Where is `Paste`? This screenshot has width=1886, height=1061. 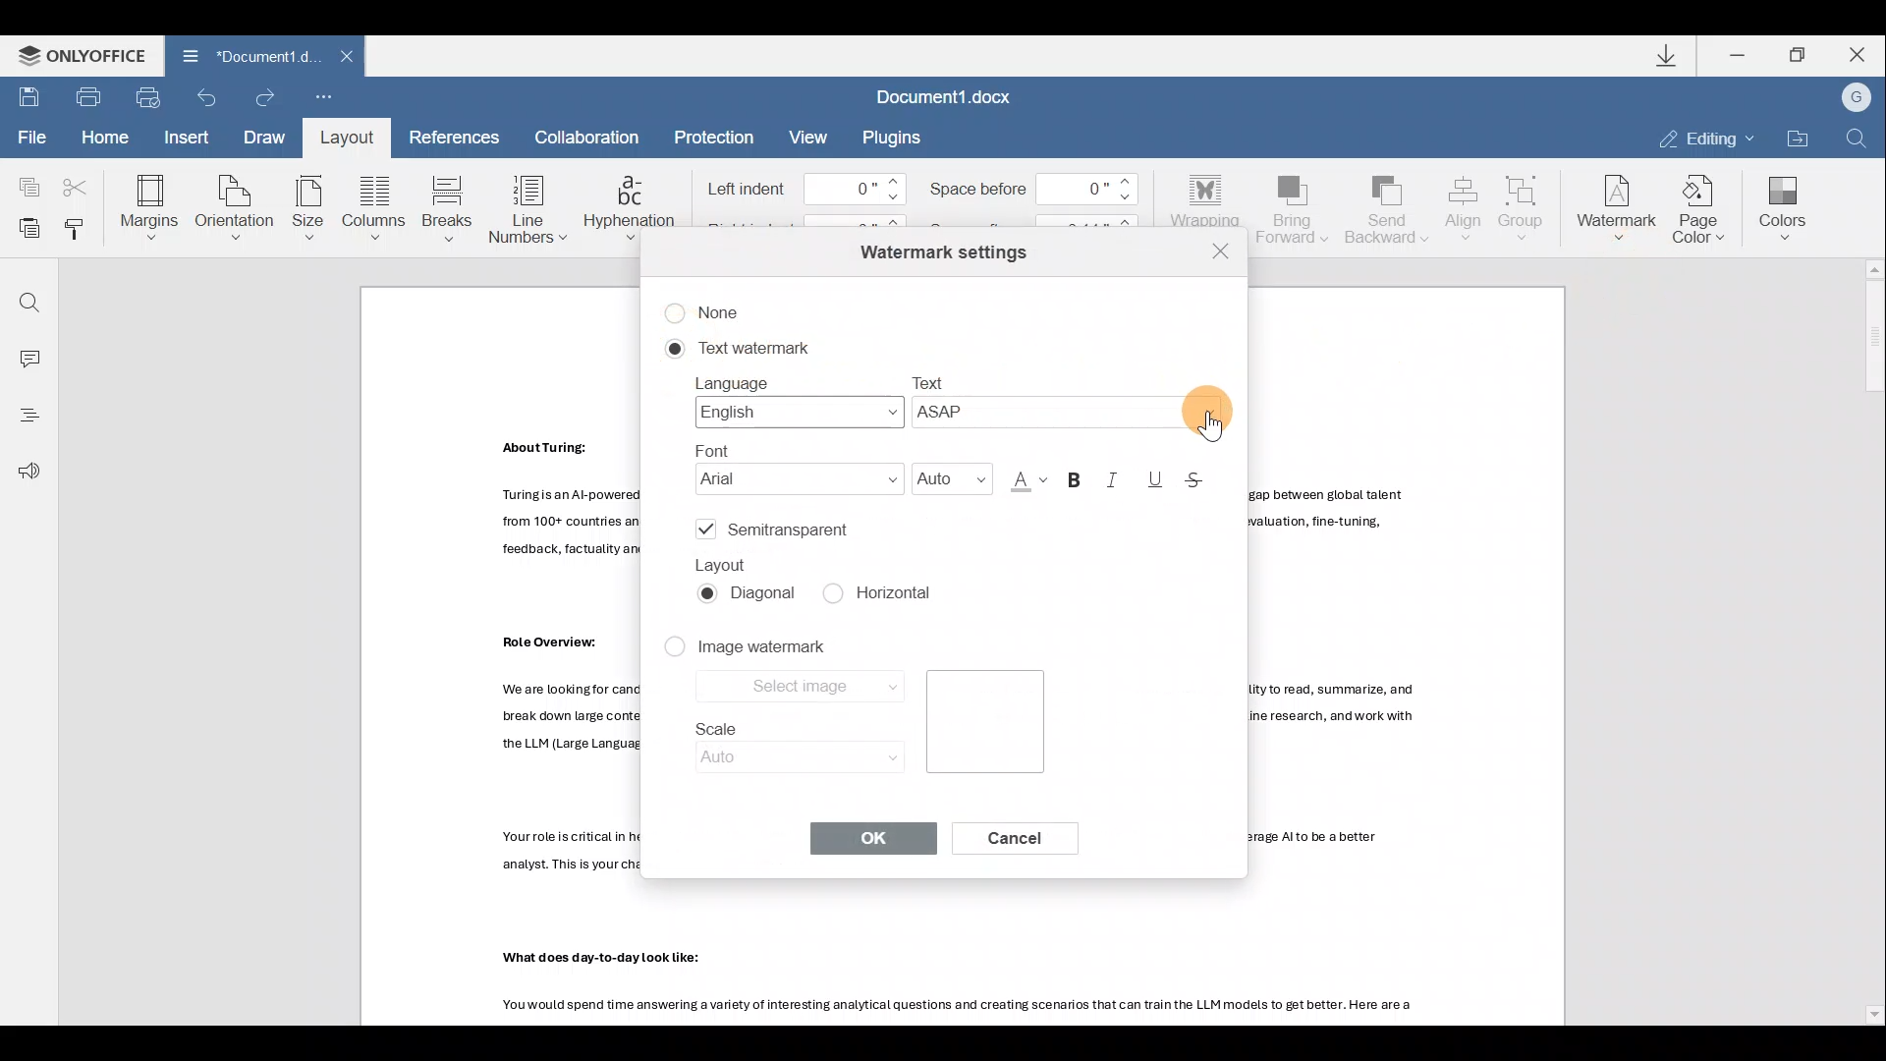 Paste is located at coordinates (26, 229).